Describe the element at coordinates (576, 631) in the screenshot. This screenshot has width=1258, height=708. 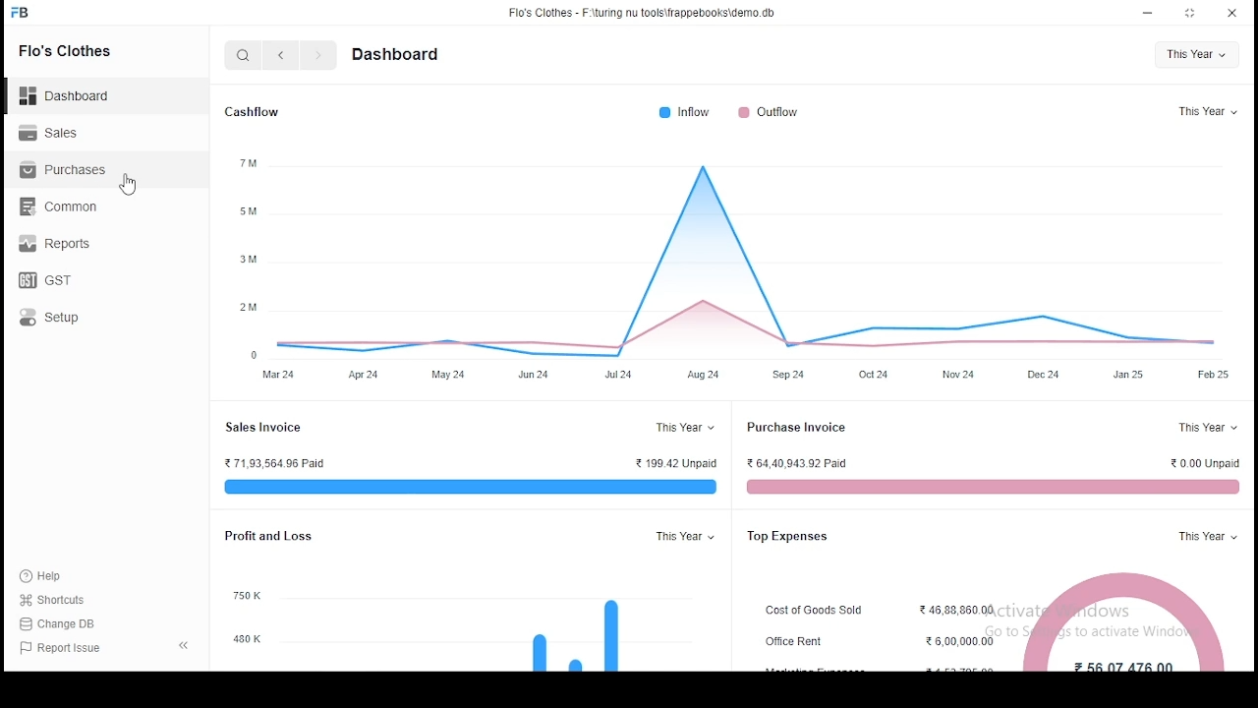
I see `graph` at that location.